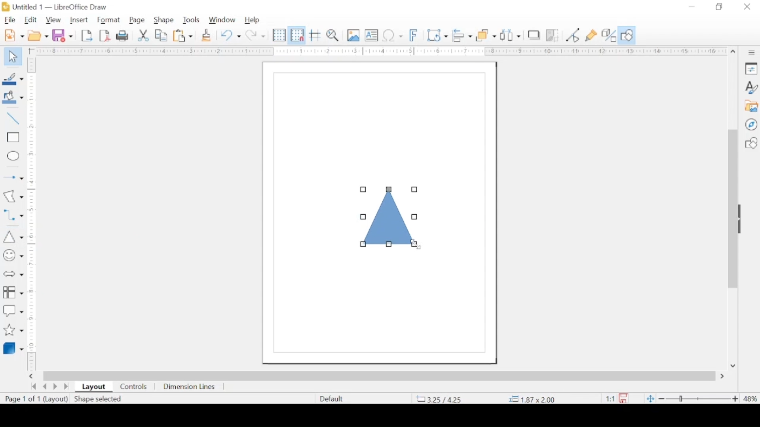  I want to click on minimize, so click(691, 7).